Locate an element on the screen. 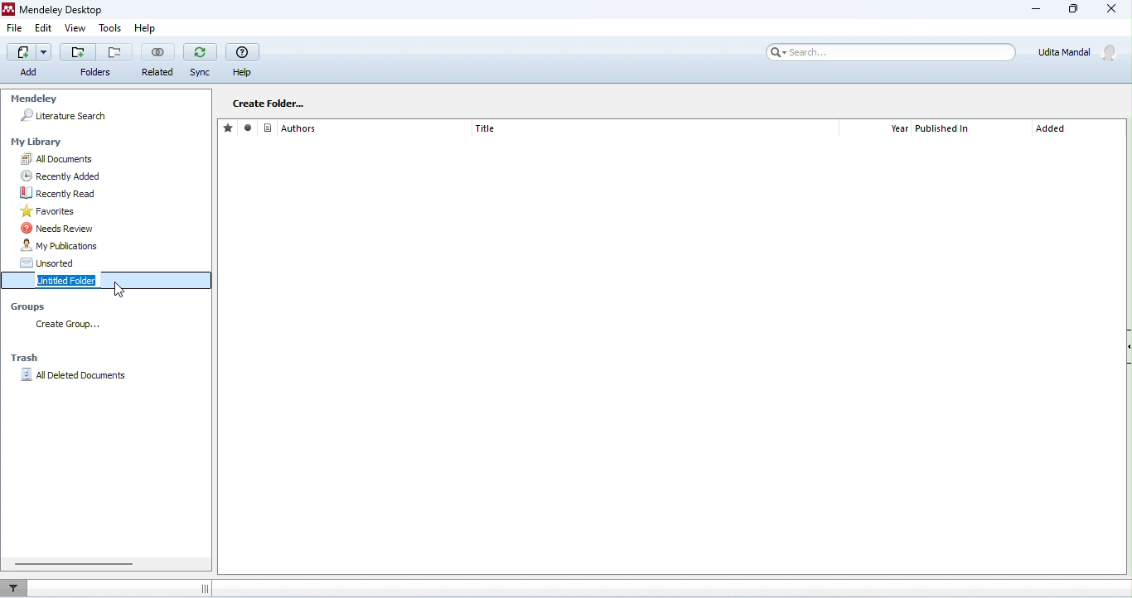 This screenshot has width=1132, height=598. edit is located at coordinates (44, 28).